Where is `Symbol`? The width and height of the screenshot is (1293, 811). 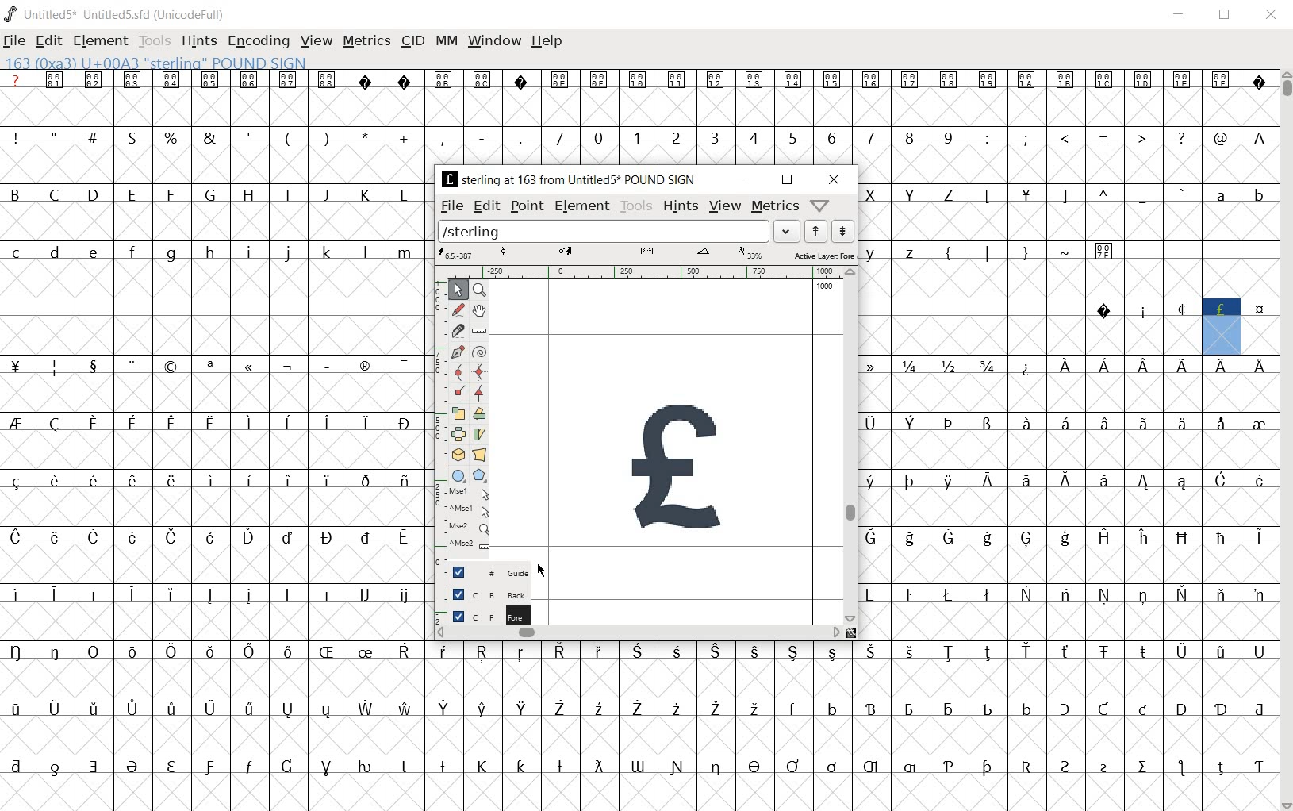 Symbol is located at coordinates (364, 423).